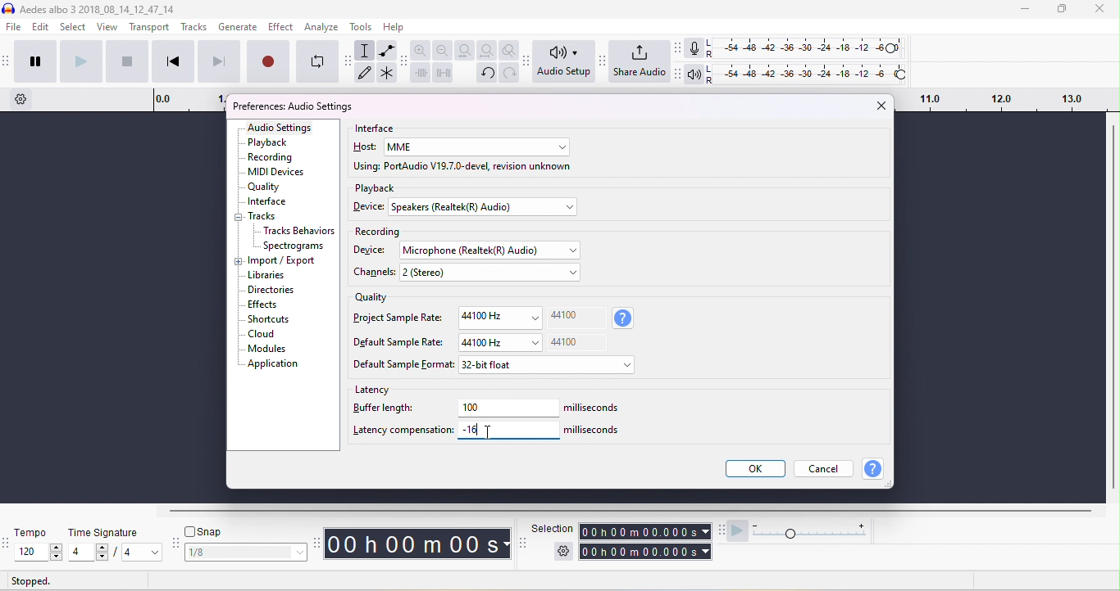 This screenshot has width=1120, height=591. Describe the element at coordinates (376, 232) in the screenshot. I see `recording` at that location.